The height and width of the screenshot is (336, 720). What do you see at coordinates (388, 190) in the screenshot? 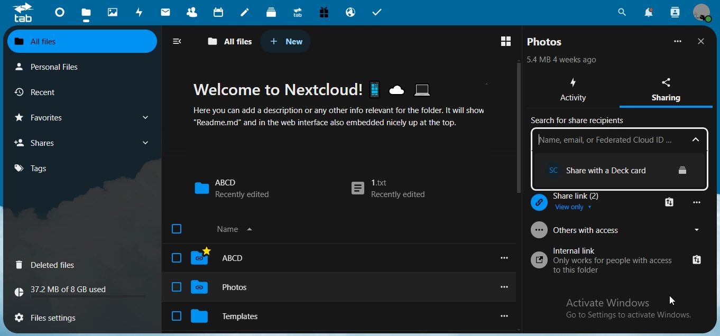
I see `1.txt` at bounding box center [388, 190].